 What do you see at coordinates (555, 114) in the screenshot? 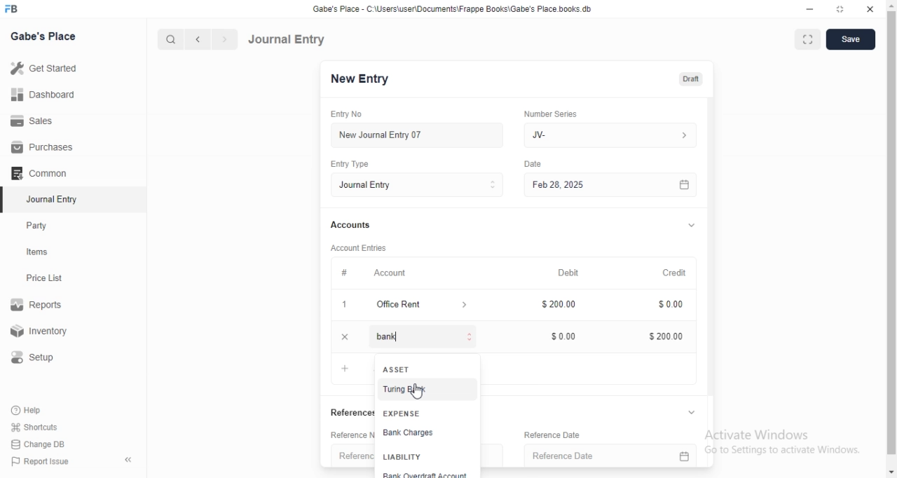
I see `‘Number Series` at bounding box center [555, 114].